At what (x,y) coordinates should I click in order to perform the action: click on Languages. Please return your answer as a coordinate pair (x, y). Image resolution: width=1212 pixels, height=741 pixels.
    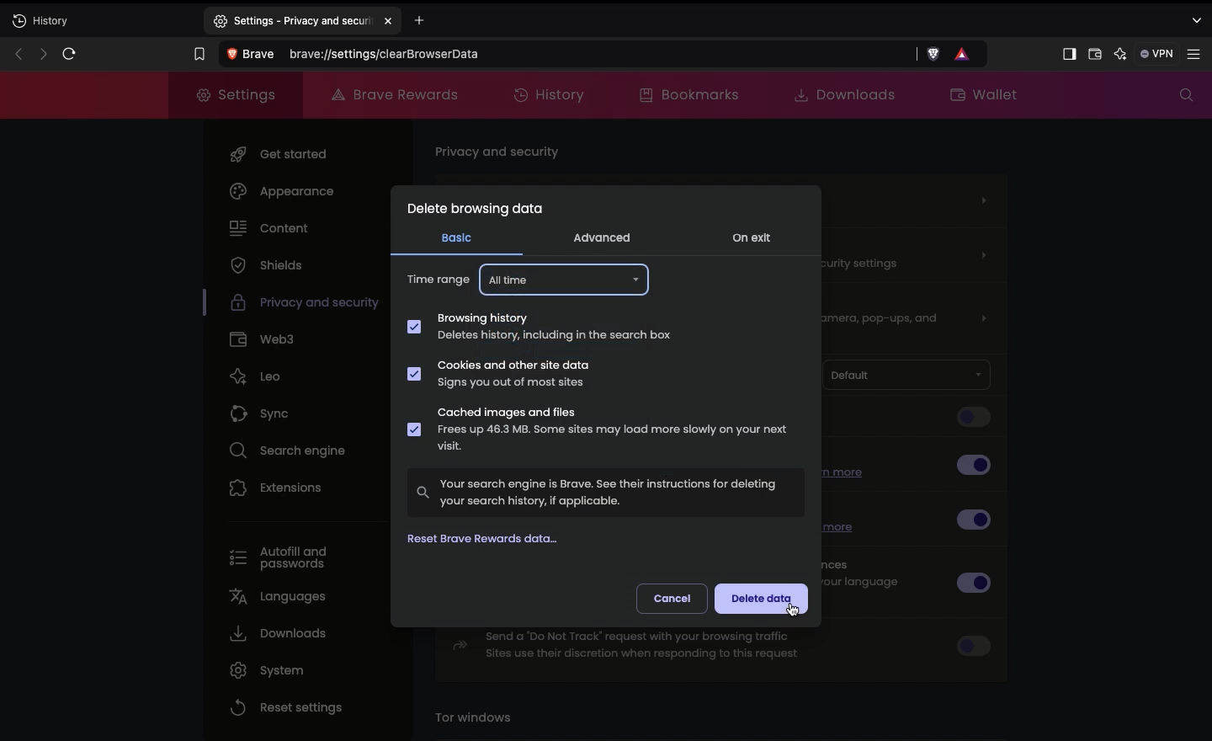
    Looking at the image, I should click on (280, 599).